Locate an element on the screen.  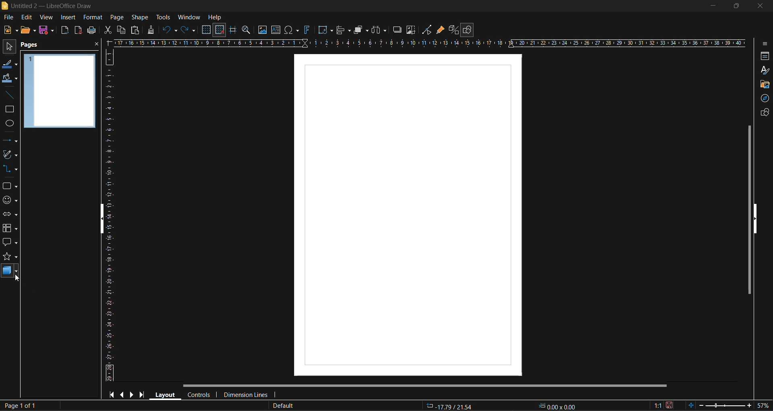
connectors is located at coordinates (10, 169).